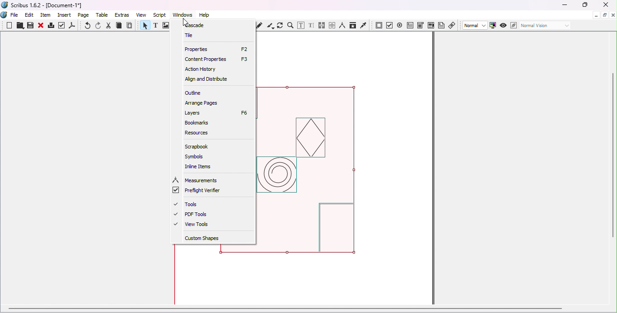  Describe the element at coordinates (143, 14) in the screenshot. I see `View` at that location.